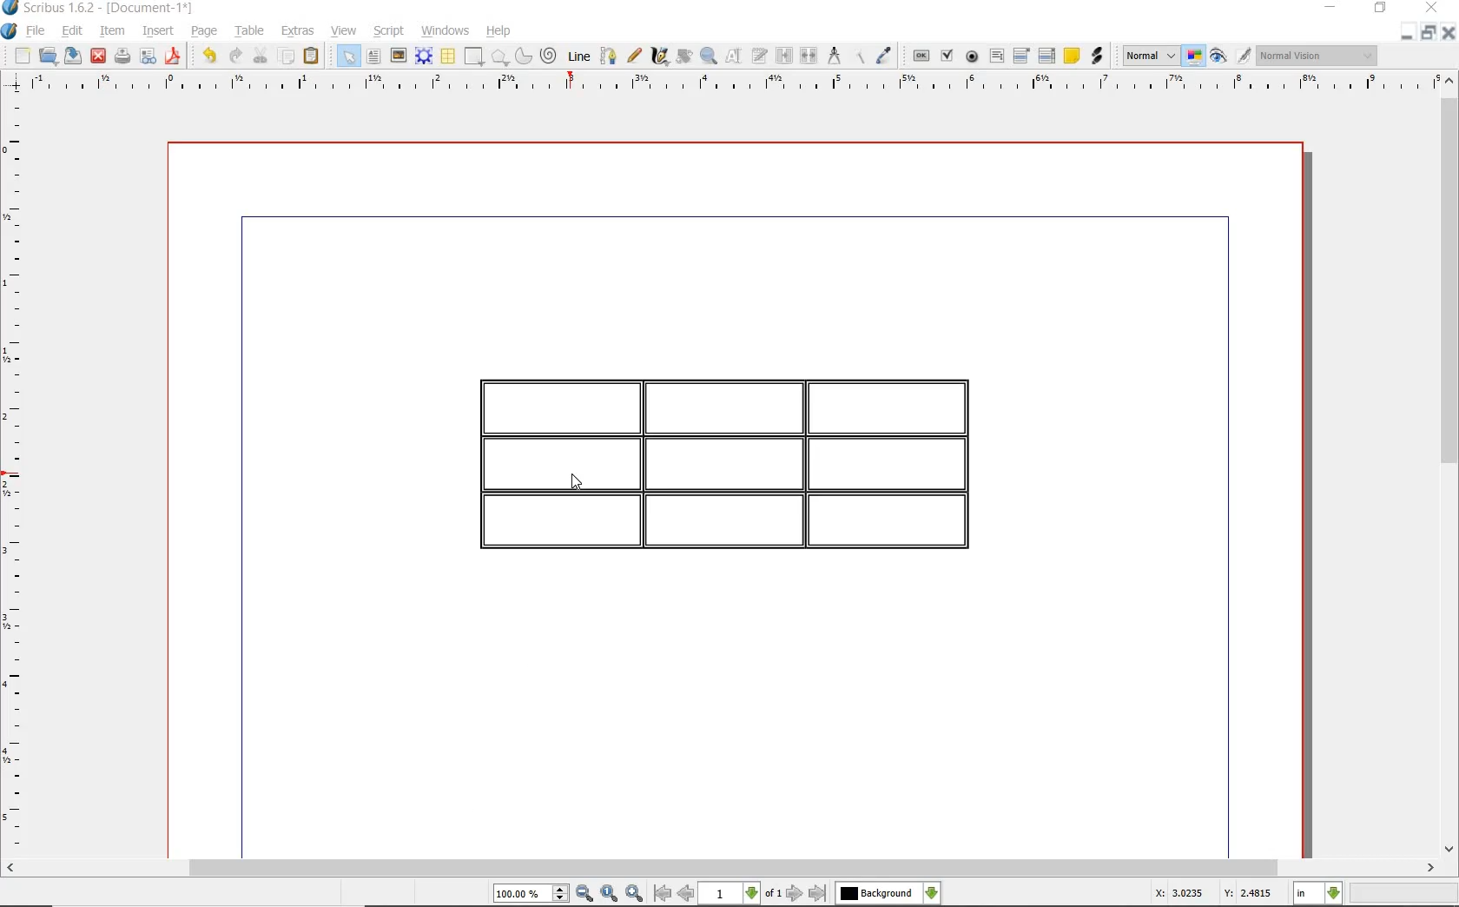  What do you see at coordinates (313, 56) in the screenshot?
I see `paste` at bounding box center [313, 56].